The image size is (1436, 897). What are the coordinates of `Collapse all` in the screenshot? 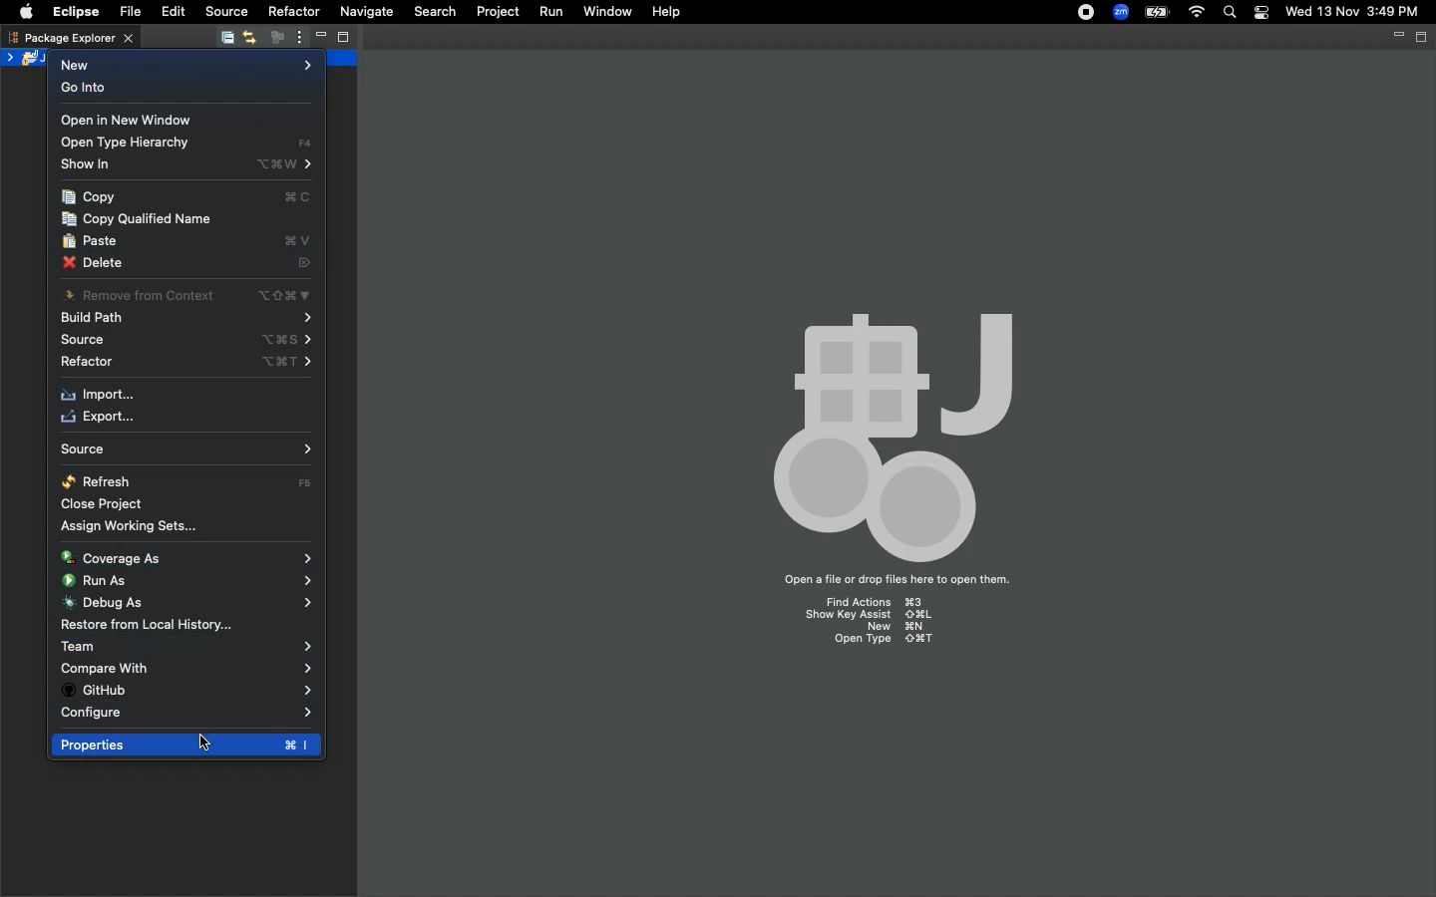 It's located at (225, 39).